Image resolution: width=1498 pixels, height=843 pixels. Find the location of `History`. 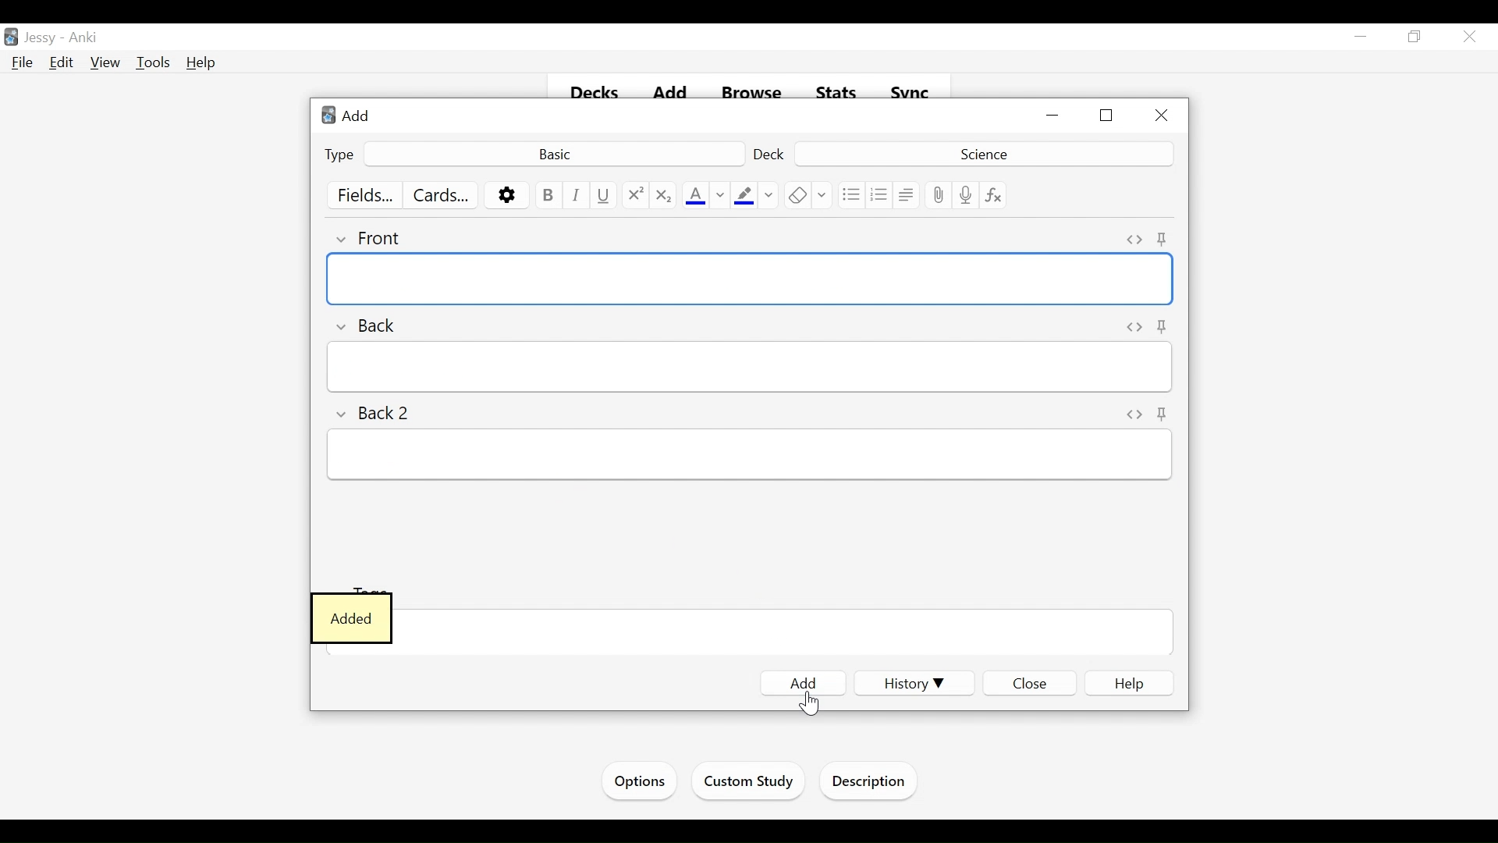

History is located at coordinates (910, 683).